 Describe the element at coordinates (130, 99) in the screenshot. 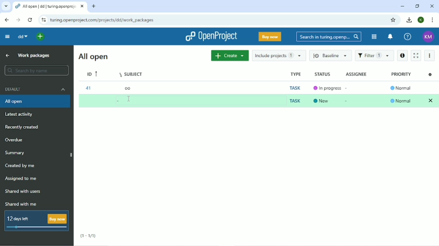

I see `Cursor` at that location.